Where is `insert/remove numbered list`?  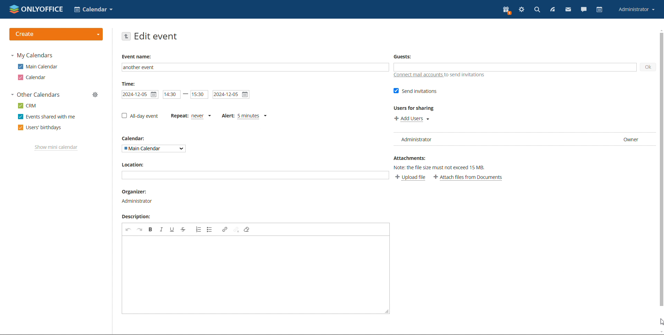 insert/remove numbered list is located at coordinates (198, 230).